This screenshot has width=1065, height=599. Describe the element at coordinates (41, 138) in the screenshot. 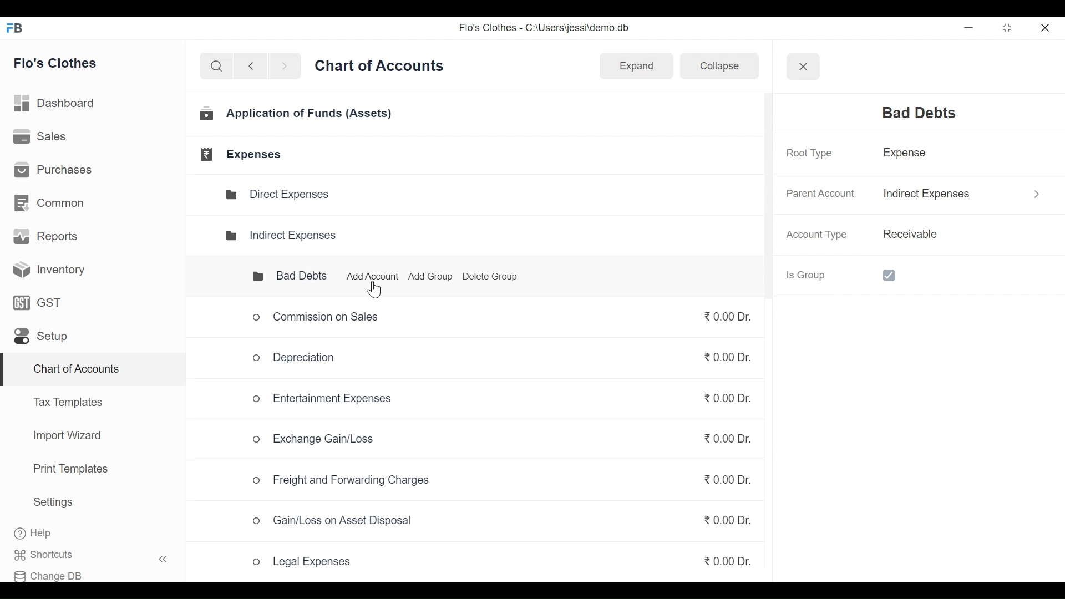

I see `Sales` at that location.